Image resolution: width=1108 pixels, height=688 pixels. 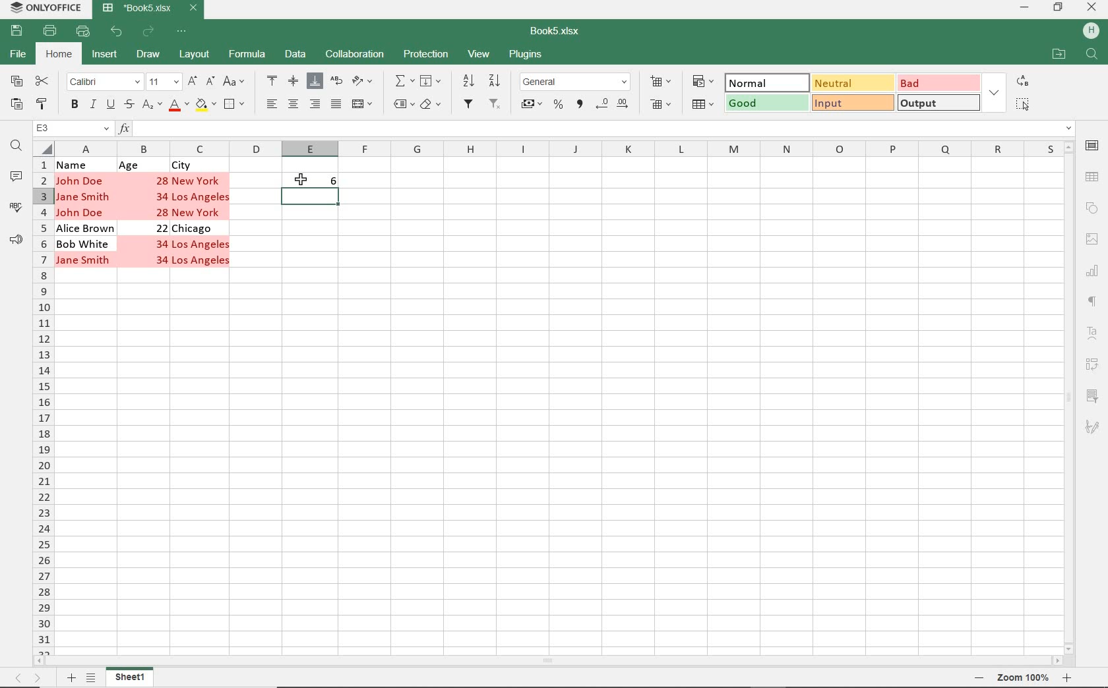 What do you see at coordinates (939, 103) in the screenshot?
I see `OUTPUT` at bounding box center [939, 103].